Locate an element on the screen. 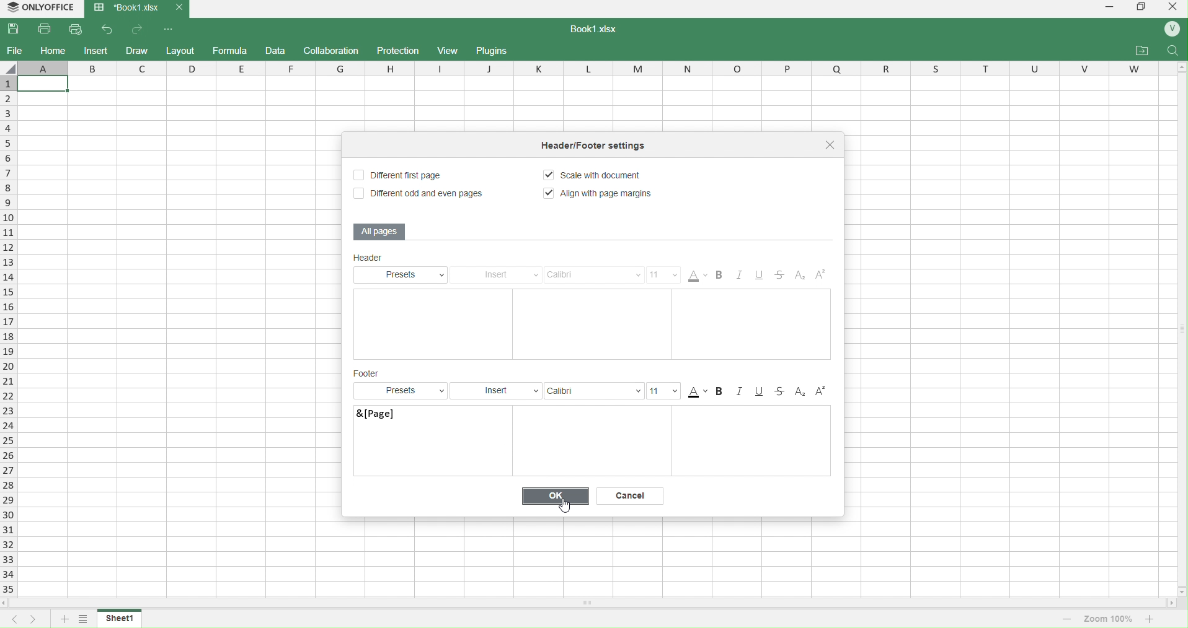 Image resolution: width=1188 pixels, height=628 pixels. Different odd and even pages is located at coordinates (417, 194).